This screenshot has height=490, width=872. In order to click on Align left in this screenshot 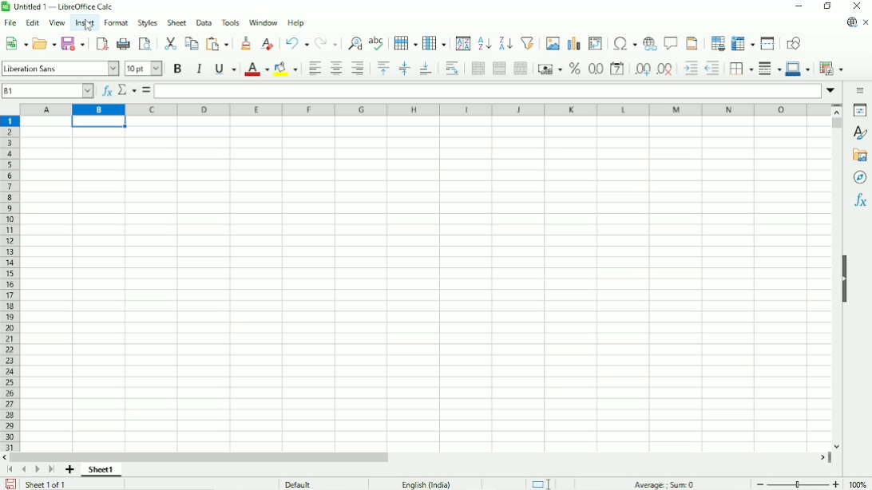, I will do `click(313, 69)`.